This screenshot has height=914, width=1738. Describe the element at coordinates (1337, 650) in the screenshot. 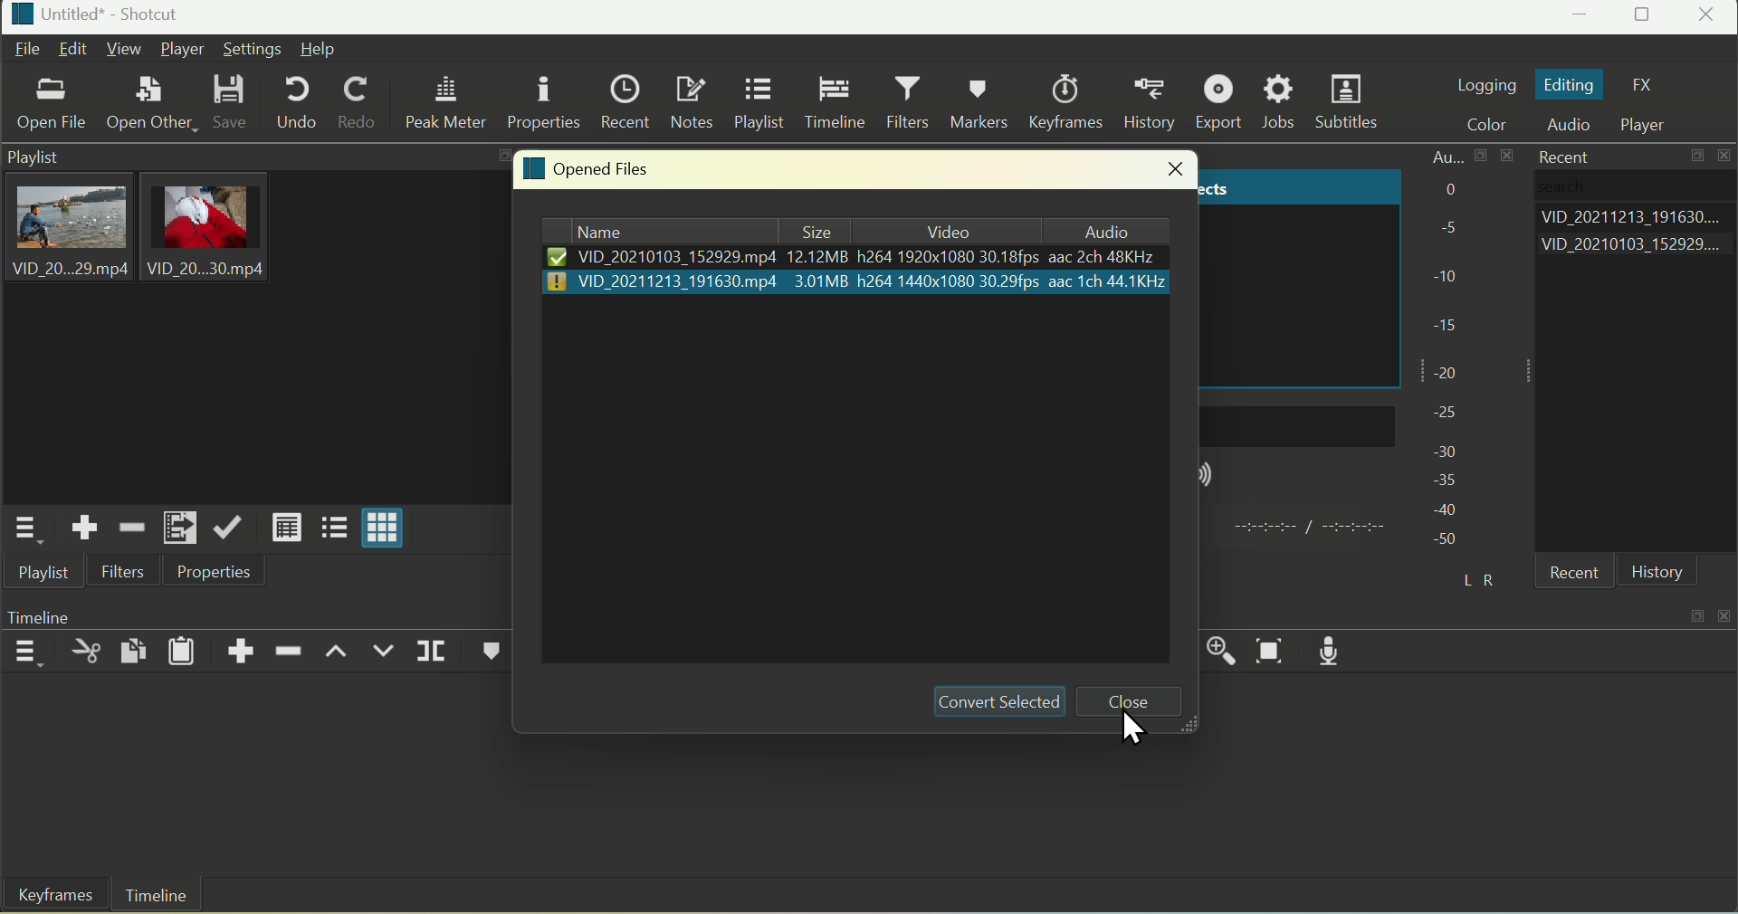

I see `Mic` at that location.